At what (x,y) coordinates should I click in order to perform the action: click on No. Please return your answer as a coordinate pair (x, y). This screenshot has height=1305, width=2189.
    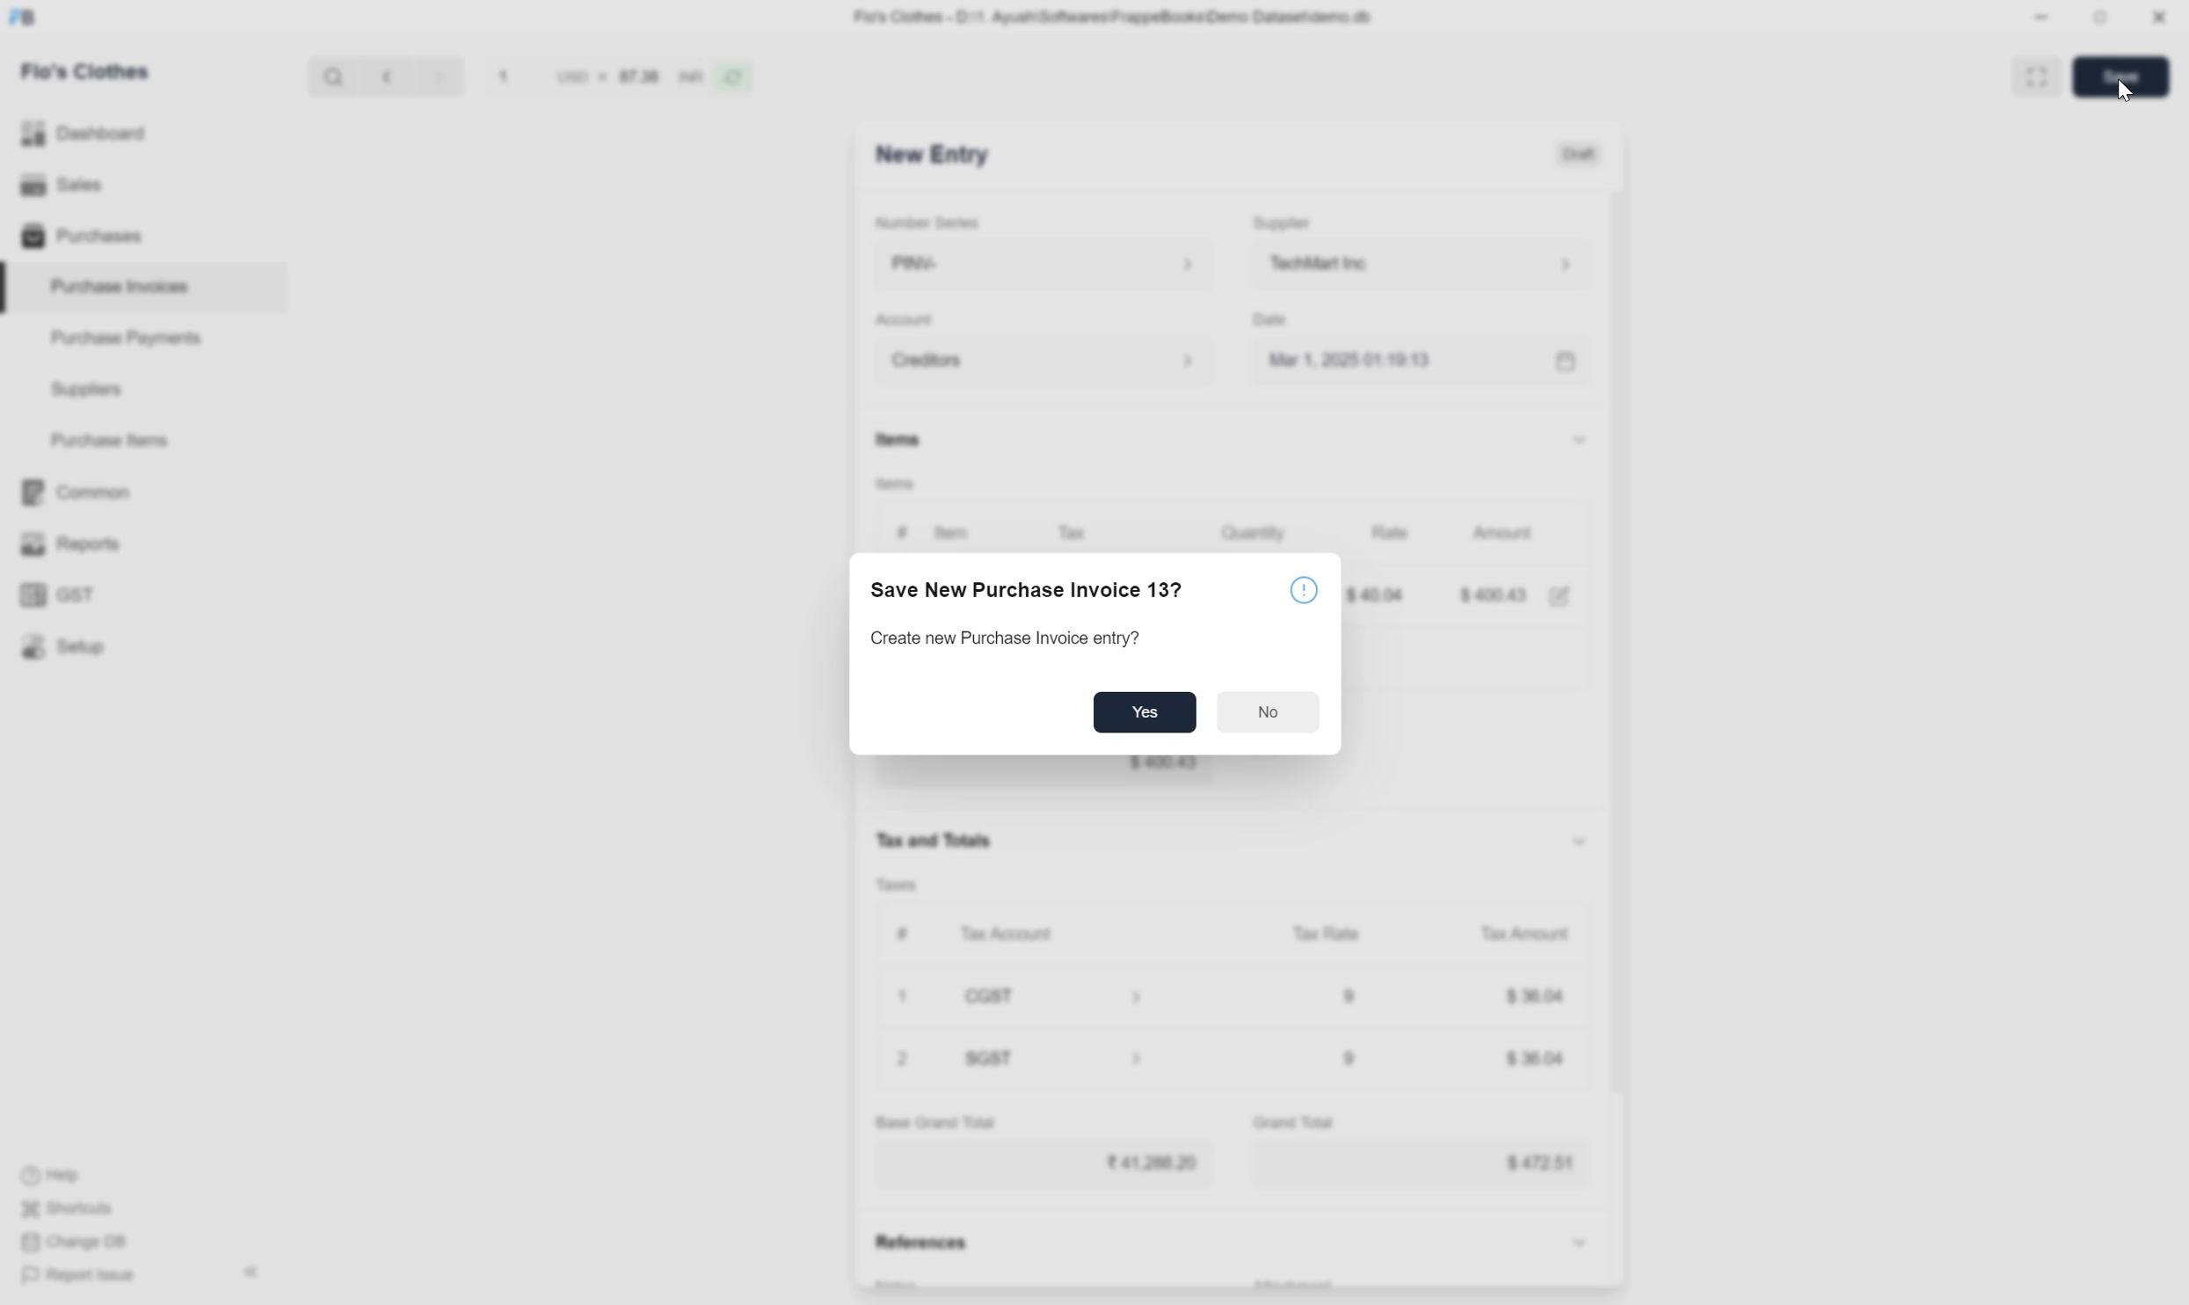
    Looking at the image, I should click on (1269, 714).